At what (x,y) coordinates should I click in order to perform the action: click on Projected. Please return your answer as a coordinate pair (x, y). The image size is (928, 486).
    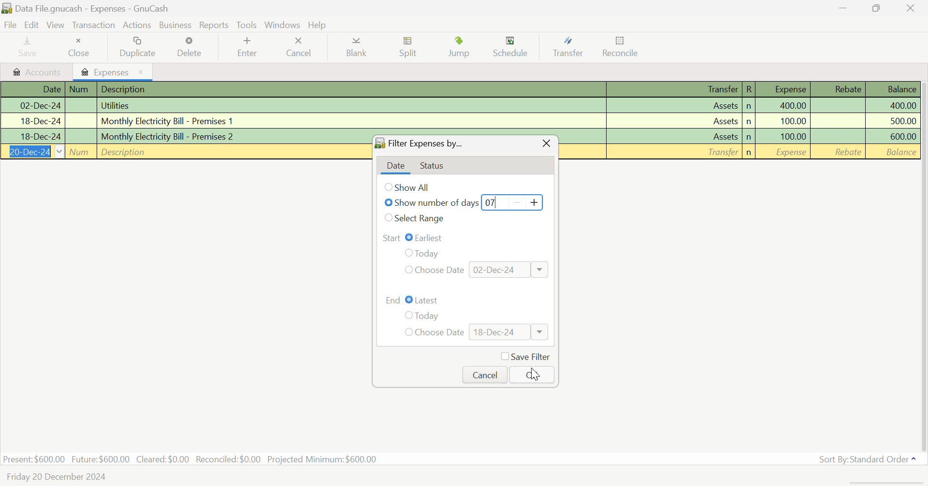
    Looking at the image, I should click on (322, 459).